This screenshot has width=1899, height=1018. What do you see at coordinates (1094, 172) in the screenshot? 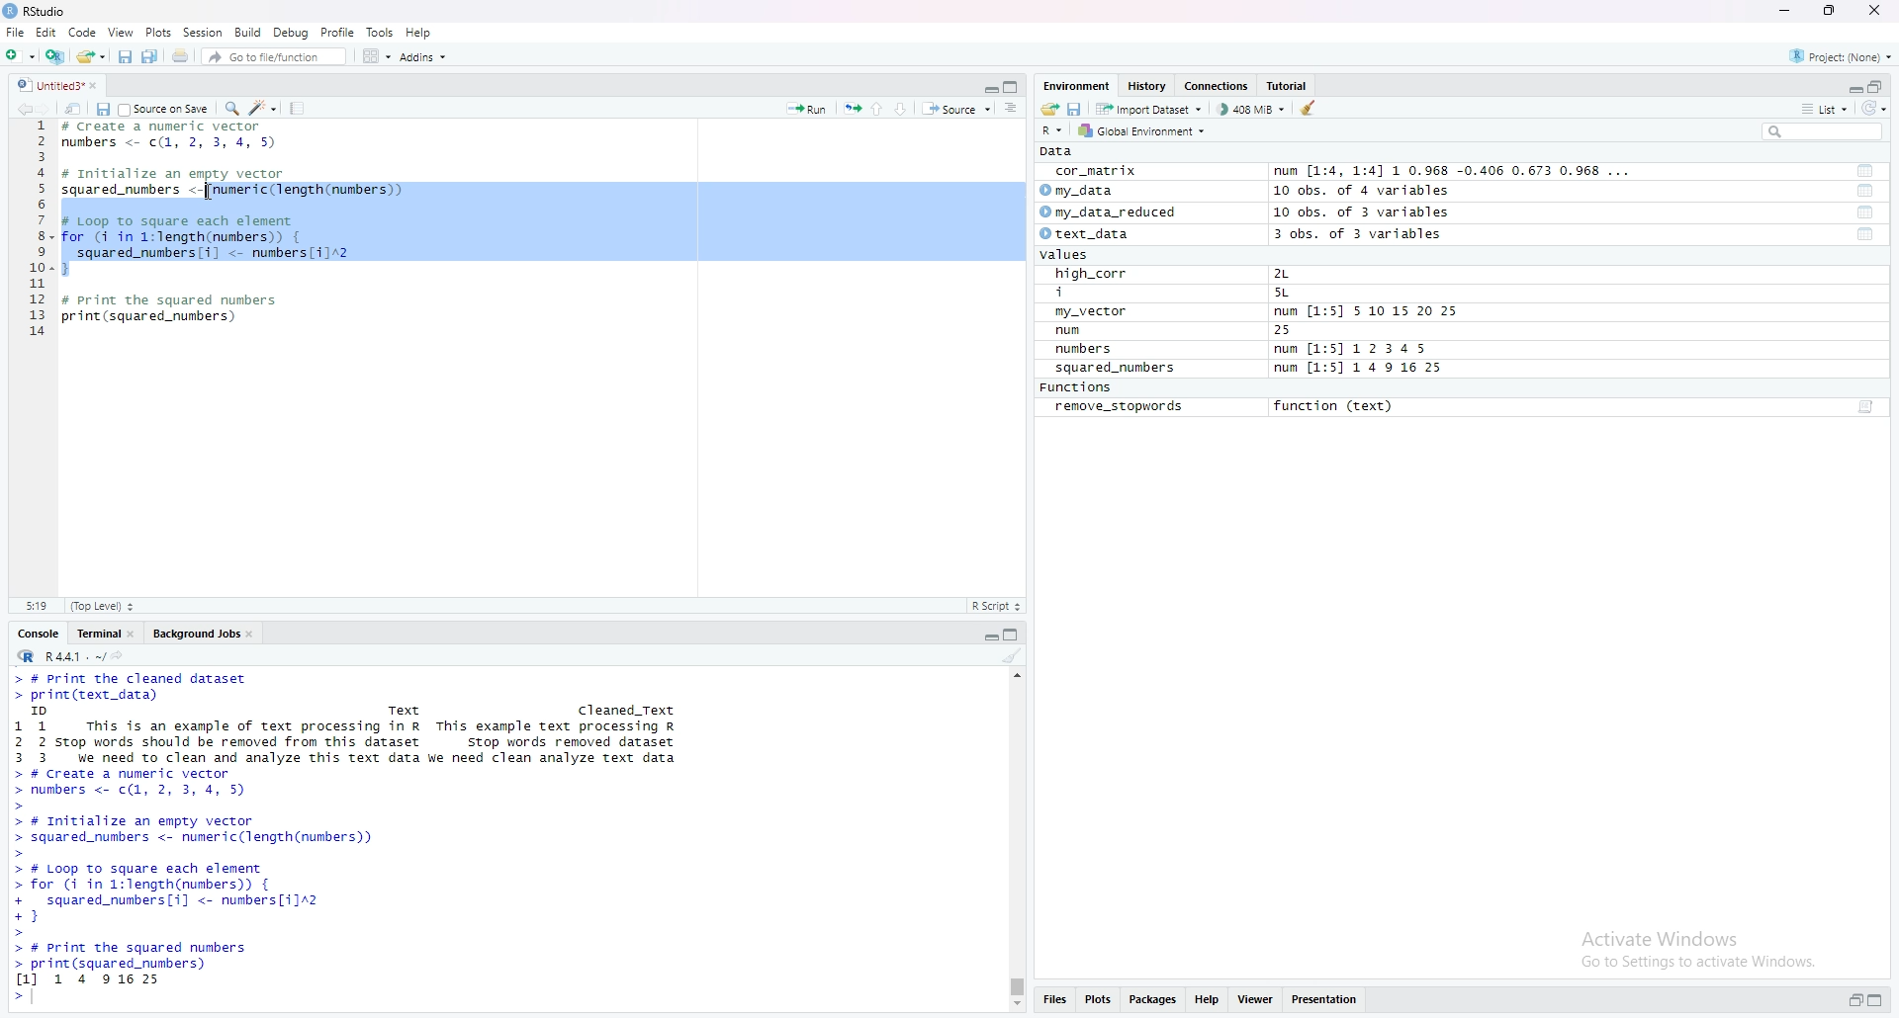
I see `cor_matrix` at bounding box center [1094, 172].